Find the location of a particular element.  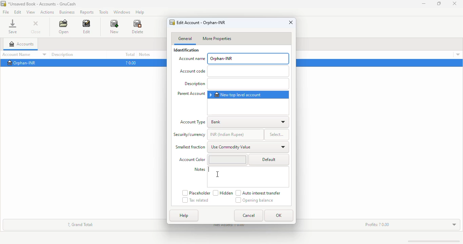

account name is located at coordinates (25, 55).